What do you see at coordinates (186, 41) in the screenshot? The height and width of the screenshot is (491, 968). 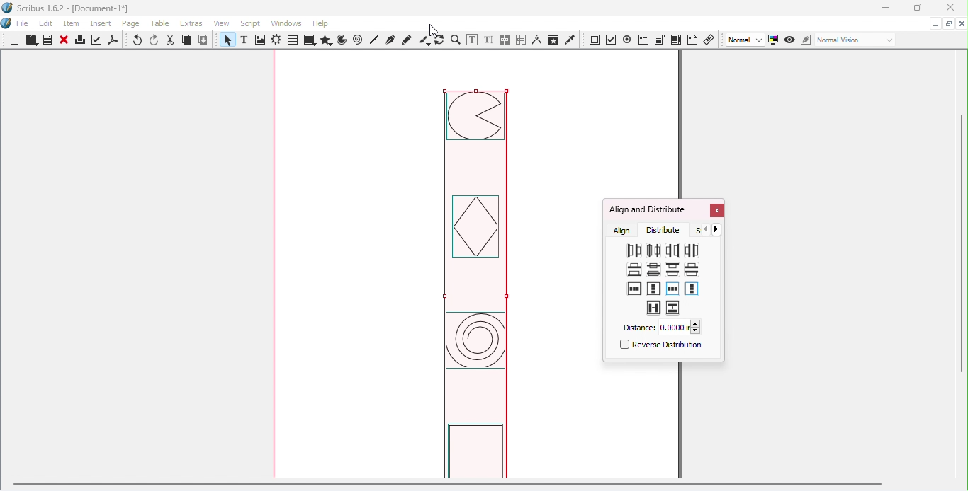 I see `Copy` at bounding box center [186, 41].